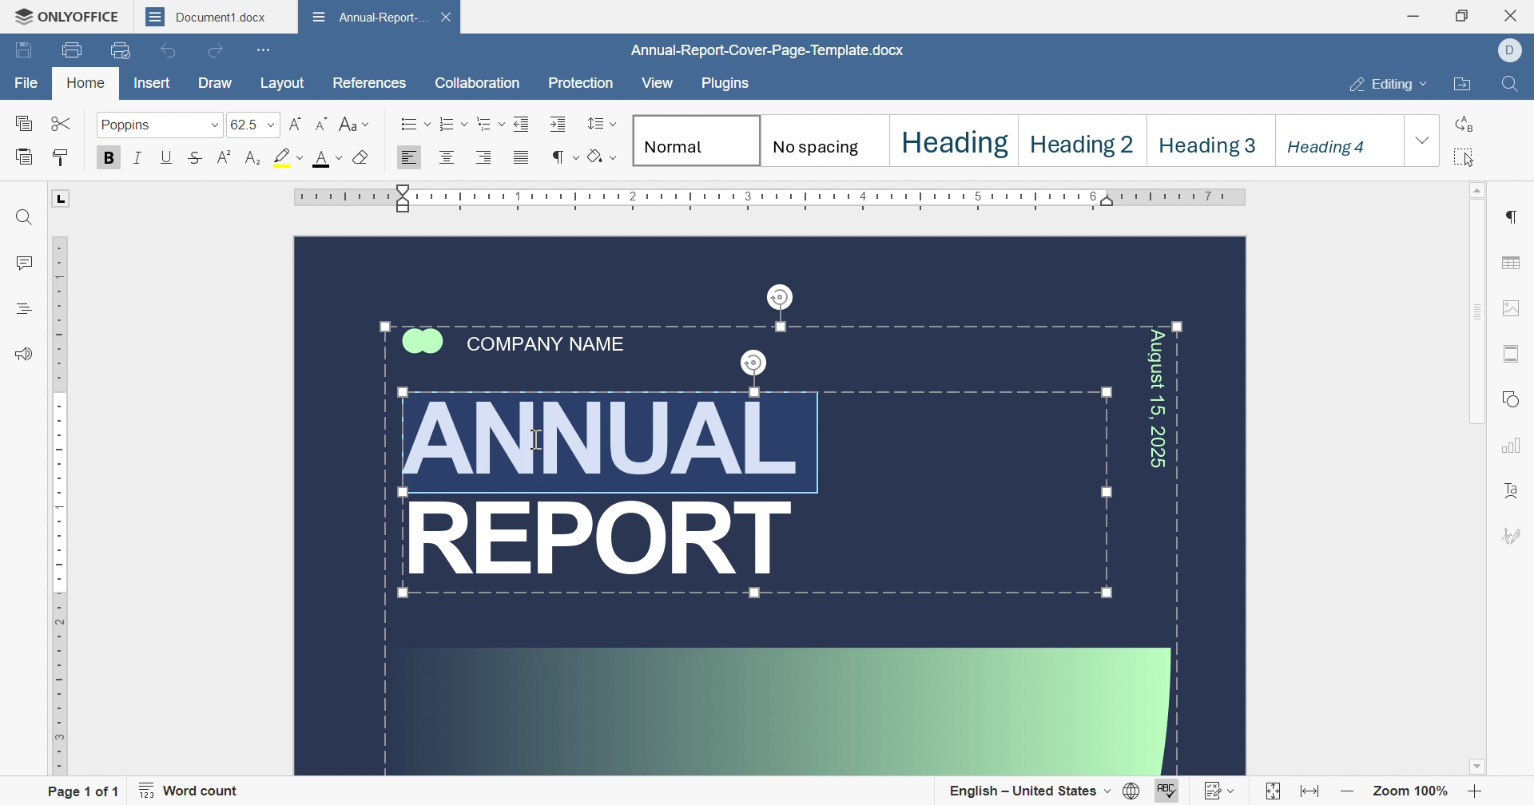 This screenshot has width=1534, height=805. What do you see at coordinates (1466, 123) in the screenshot?
I see `replace` at bounding box center [1466, 123].